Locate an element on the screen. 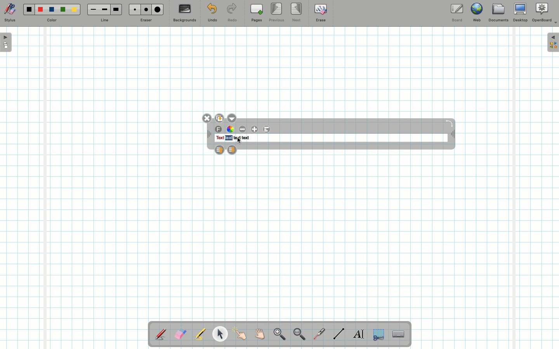 The height and width of the screenshot is (349, 559). Large eraser is located at coordinates (158, 9).